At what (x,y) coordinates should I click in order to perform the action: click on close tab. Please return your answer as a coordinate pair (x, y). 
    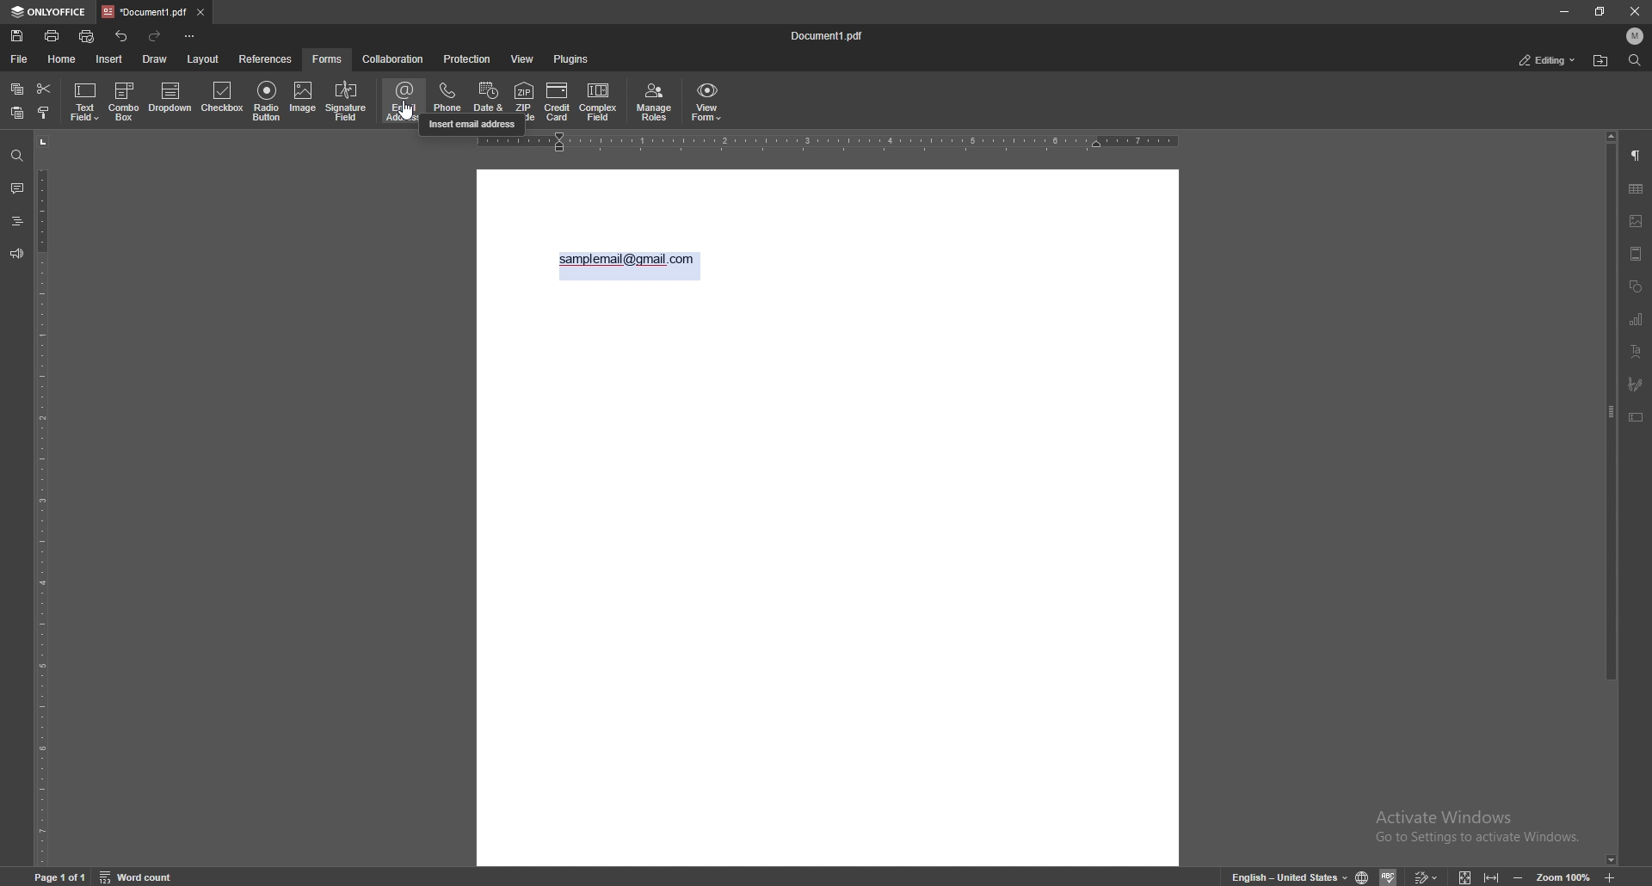
    Looking at the image, I should click on (200, 13).